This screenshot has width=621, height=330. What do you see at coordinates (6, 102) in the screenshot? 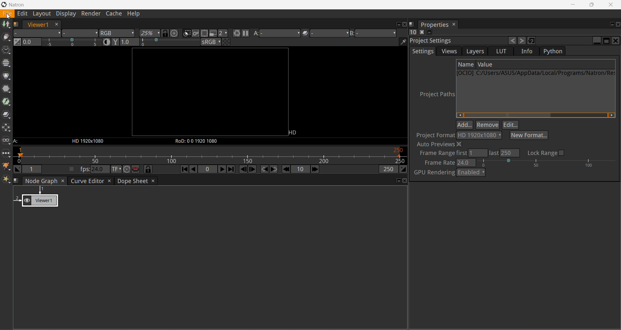
I see `Keyer` at bounding box center [6, 102].